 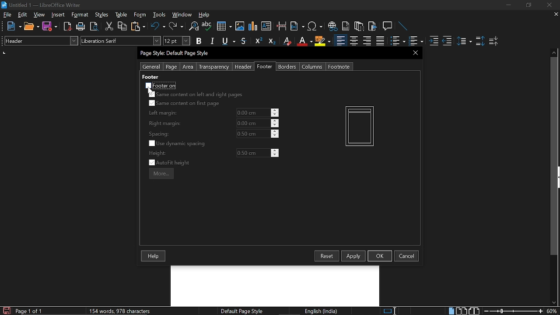 What do you see at coordinates (549, 5) in the screenshot?
I see `Close` at bounding box center [549, 5].